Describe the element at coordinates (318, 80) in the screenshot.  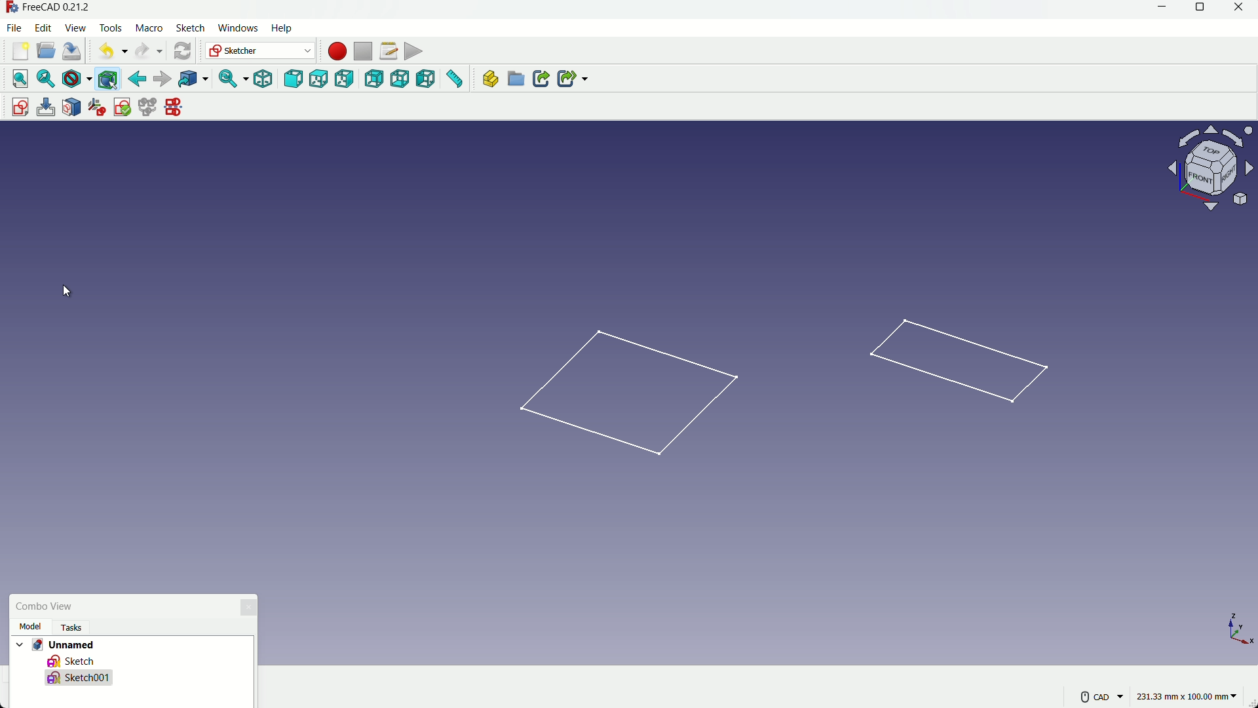
I see `top view` at that location.